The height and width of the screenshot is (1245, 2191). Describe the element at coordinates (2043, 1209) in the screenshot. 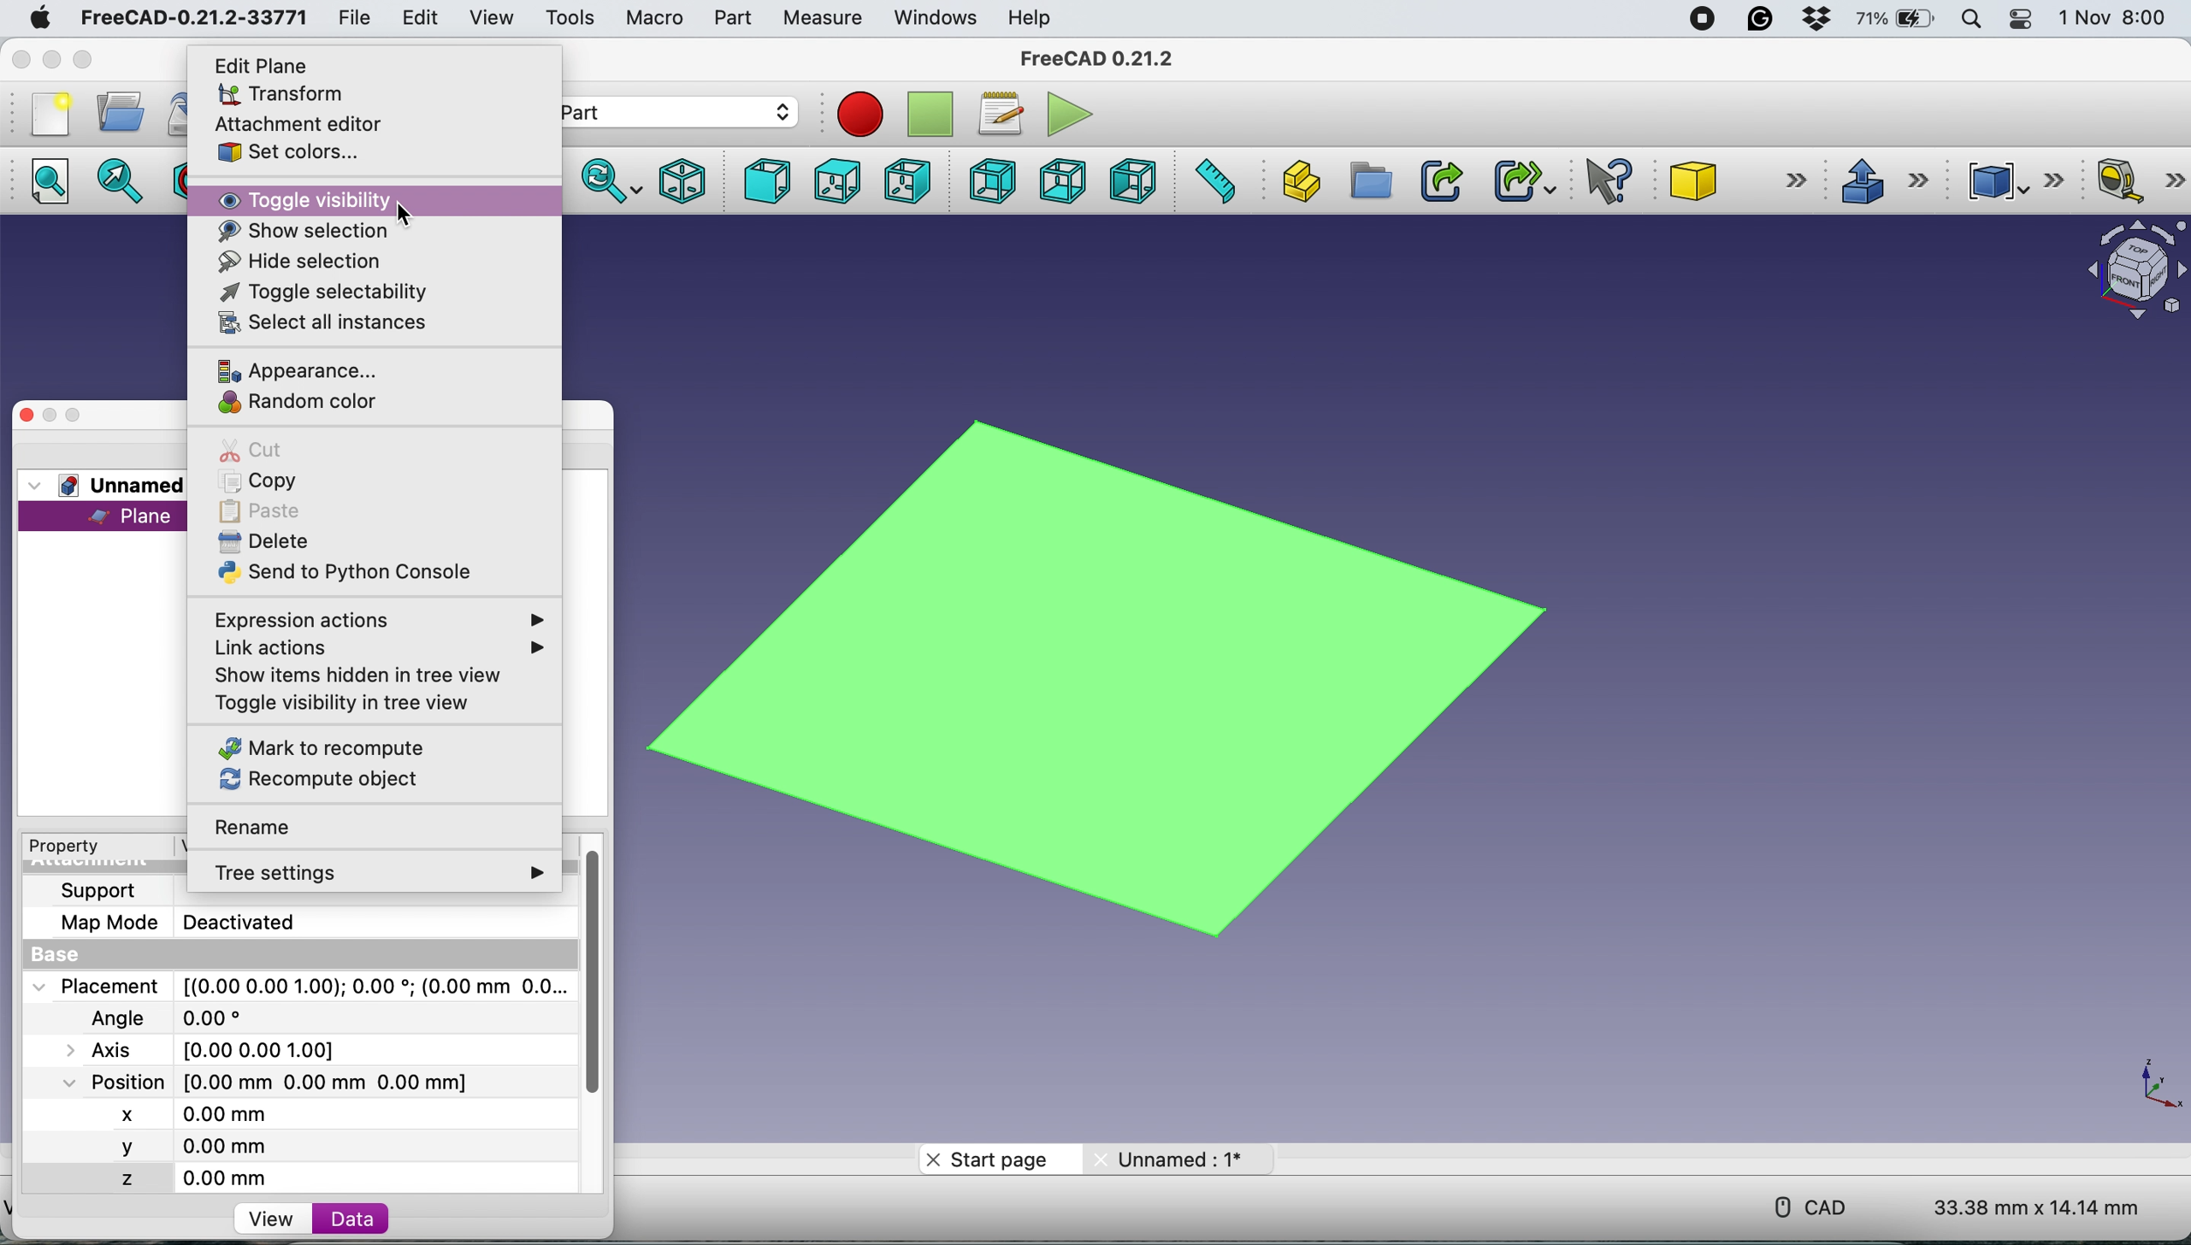

I see `33.38 mm x 14.14 mm` at that location.